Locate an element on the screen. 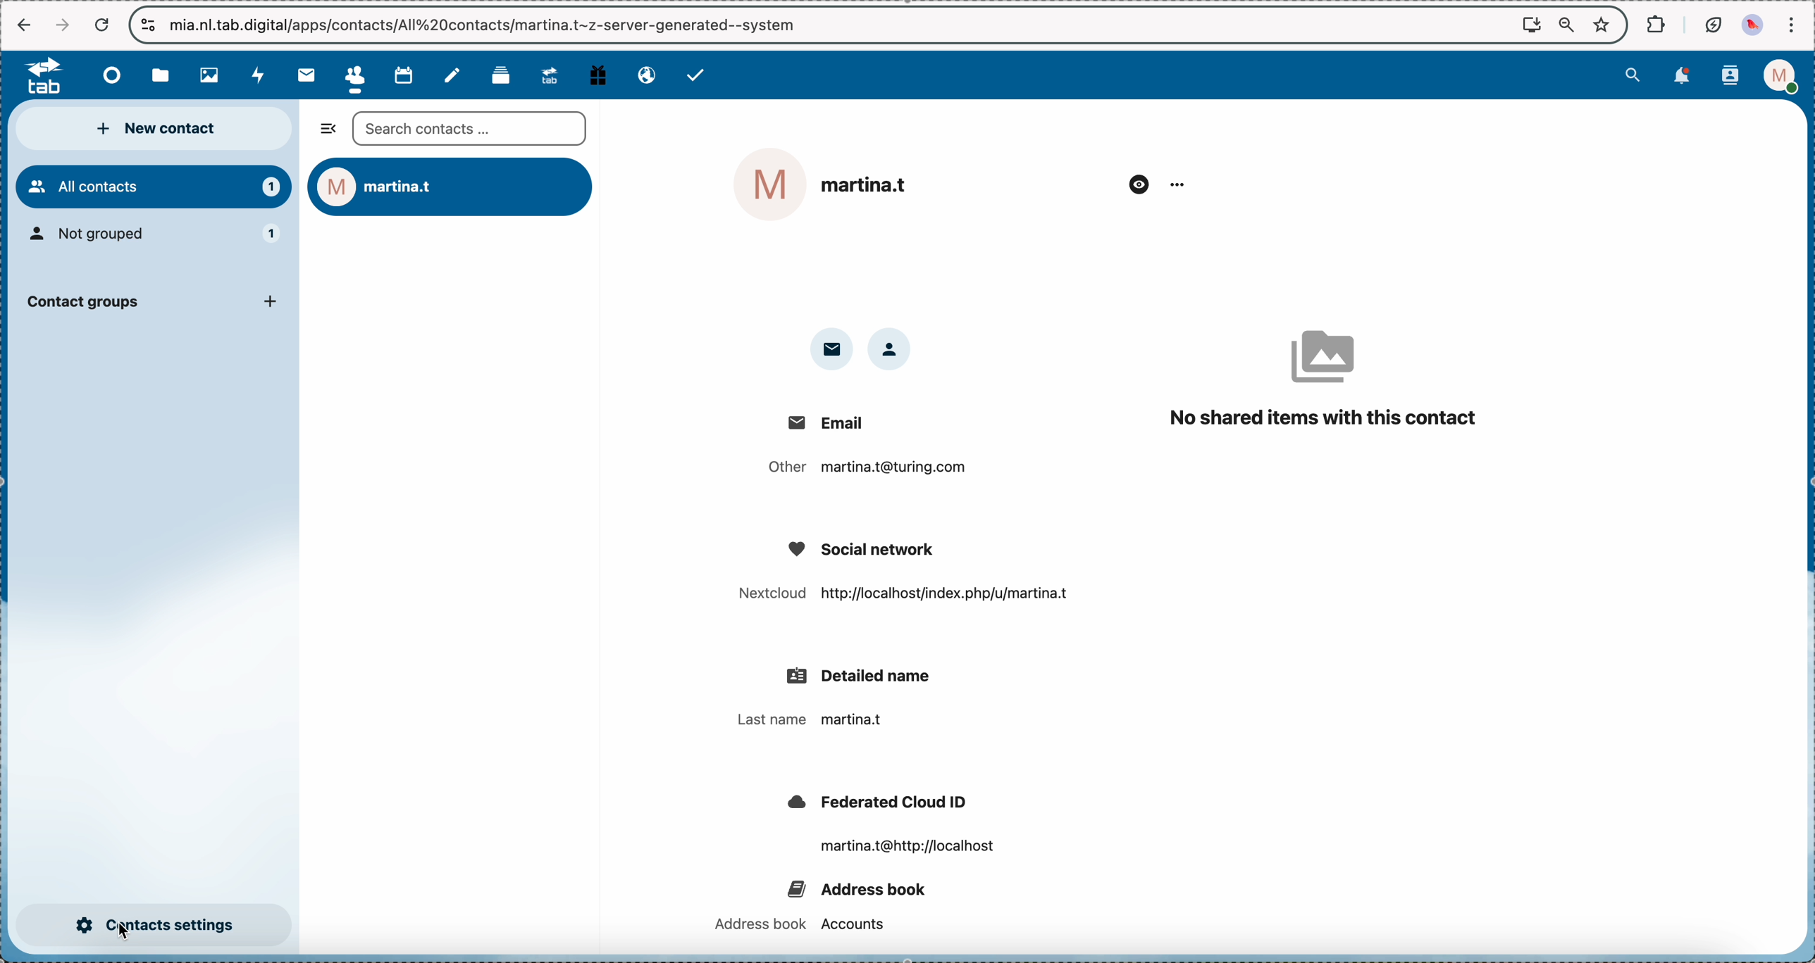 The width and height of the screenshot is (1815, 963). user is located at coordinates (871, 185).